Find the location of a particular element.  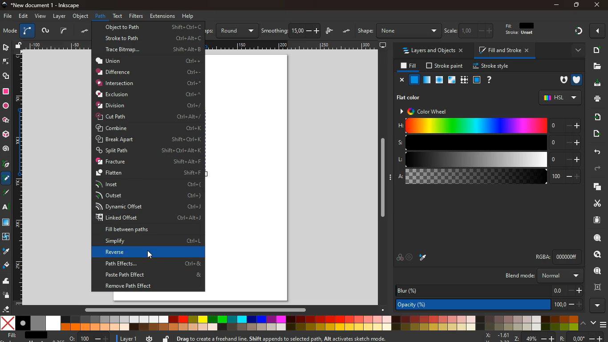

up is located at coordinates (584, 322).